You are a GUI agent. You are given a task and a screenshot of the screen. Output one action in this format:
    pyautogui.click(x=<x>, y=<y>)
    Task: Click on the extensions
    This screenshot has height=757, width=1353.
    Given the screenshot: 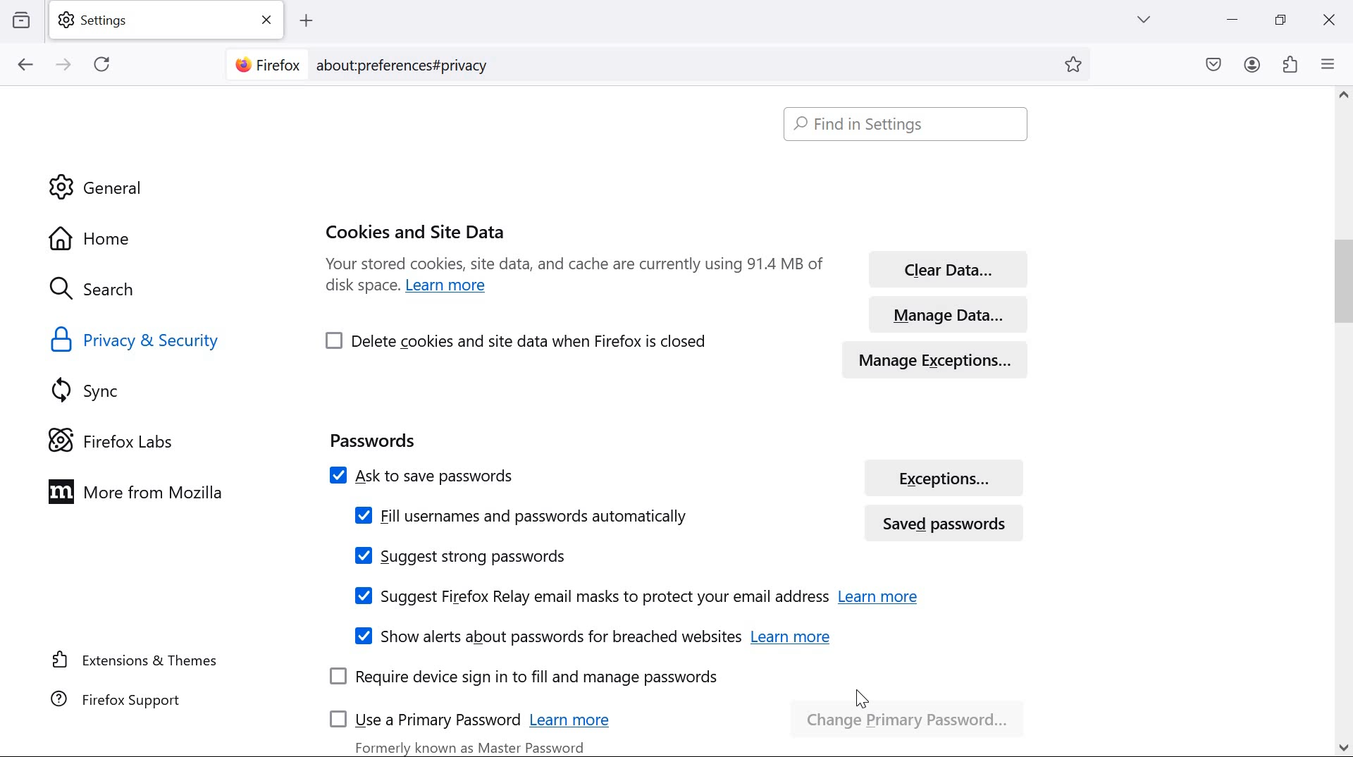 What is the action you would take?
    pyautogui.click(x=1291, y=63)
    